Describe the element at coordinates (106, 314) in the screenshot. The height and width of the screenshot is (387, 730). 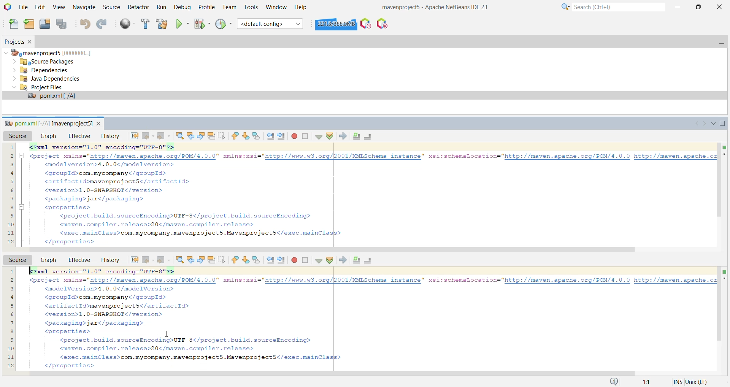
I see `<version>1l.0-SNAPSHOT</version>` at that location.